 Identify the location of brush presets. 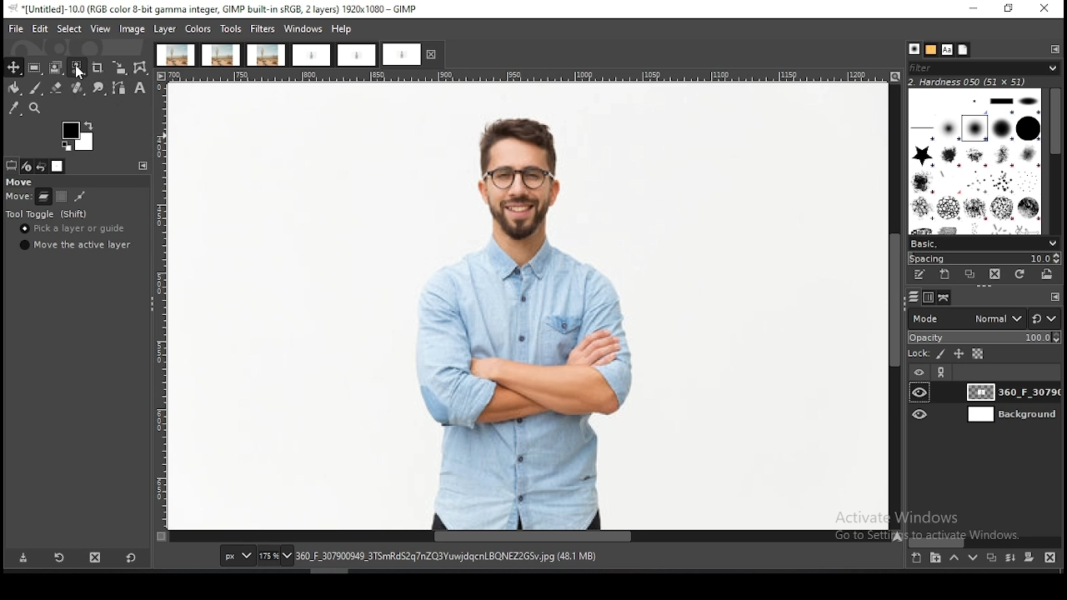
(983, 244).